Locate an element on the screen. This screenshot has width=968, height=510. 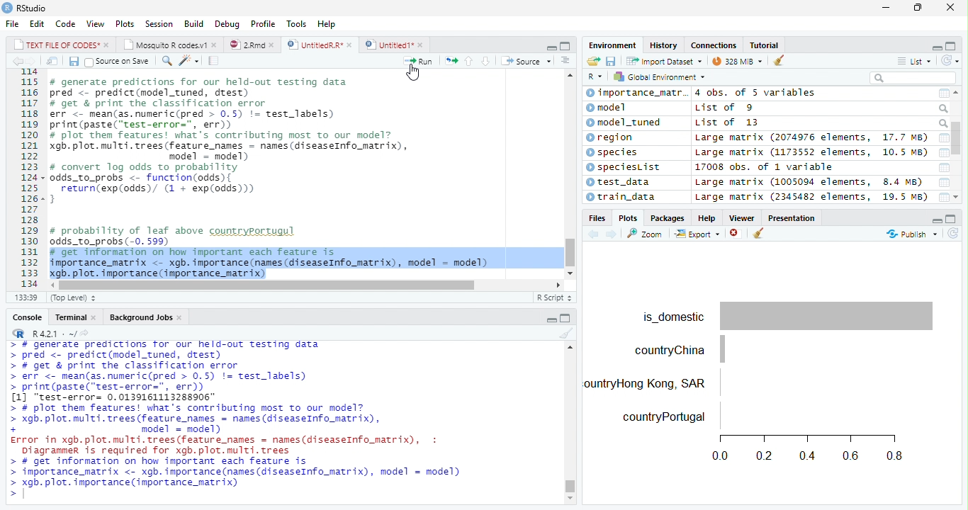
Row Number is located at coordinates (25, 179).